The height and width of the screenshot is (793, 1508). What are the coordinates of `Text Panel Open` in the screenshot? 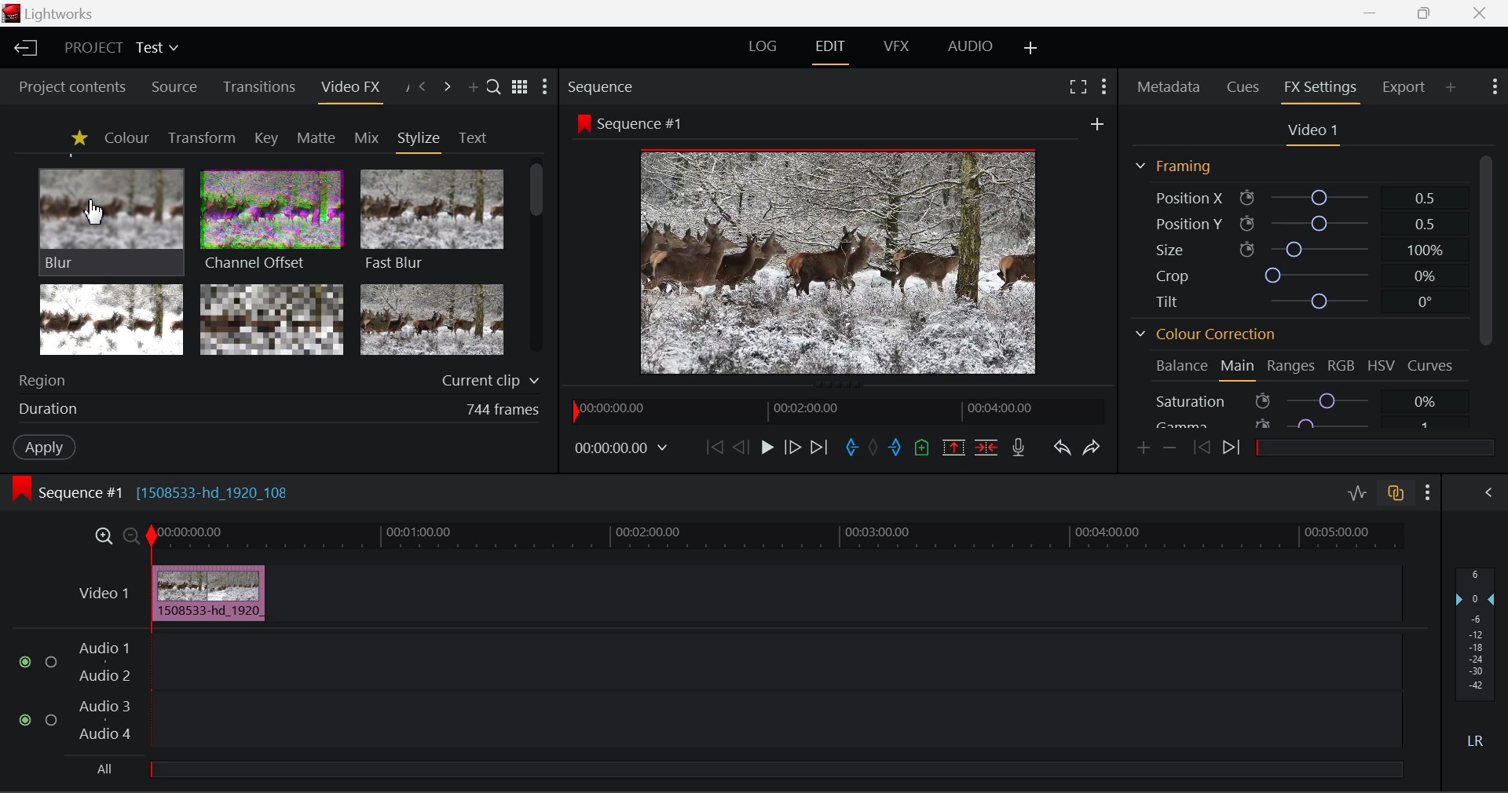 It's located at (474, 137).